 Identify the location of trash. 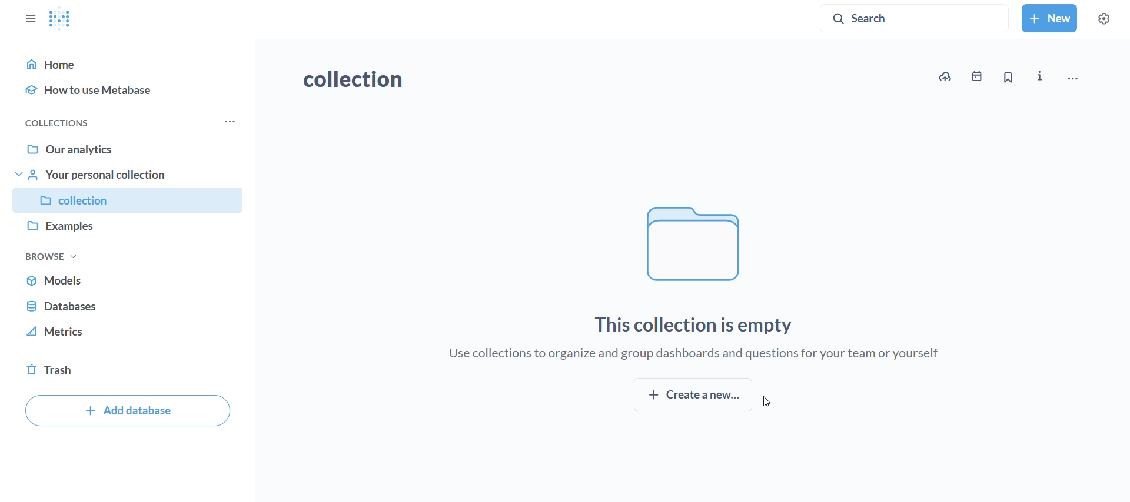
(124, 372).